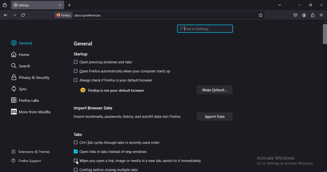 The image size is (327, 172). I want to click on scrollbar, so click(324, 33).